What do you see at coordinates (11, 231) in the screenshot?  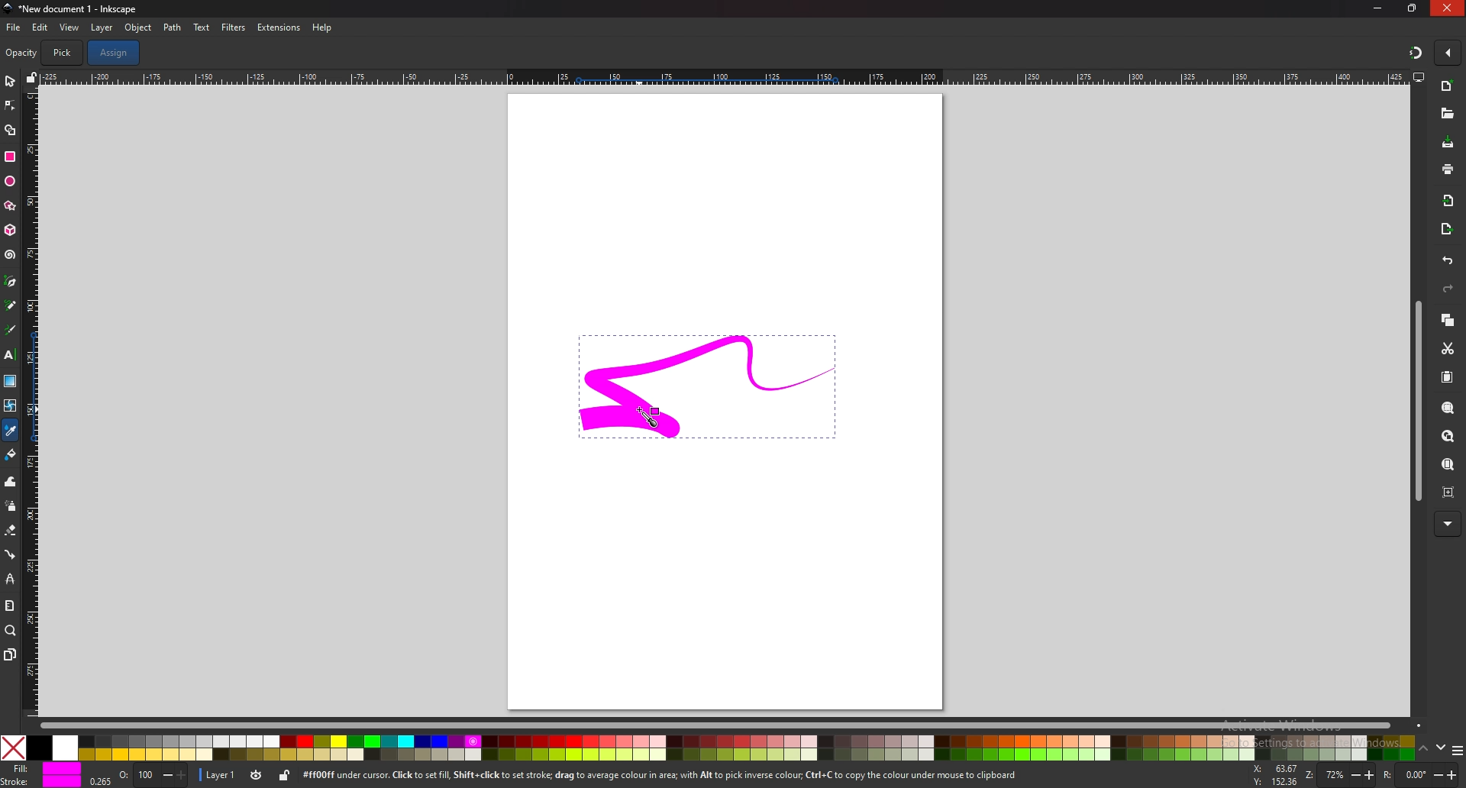 I see `3d box` at bounding box center [11, 231].